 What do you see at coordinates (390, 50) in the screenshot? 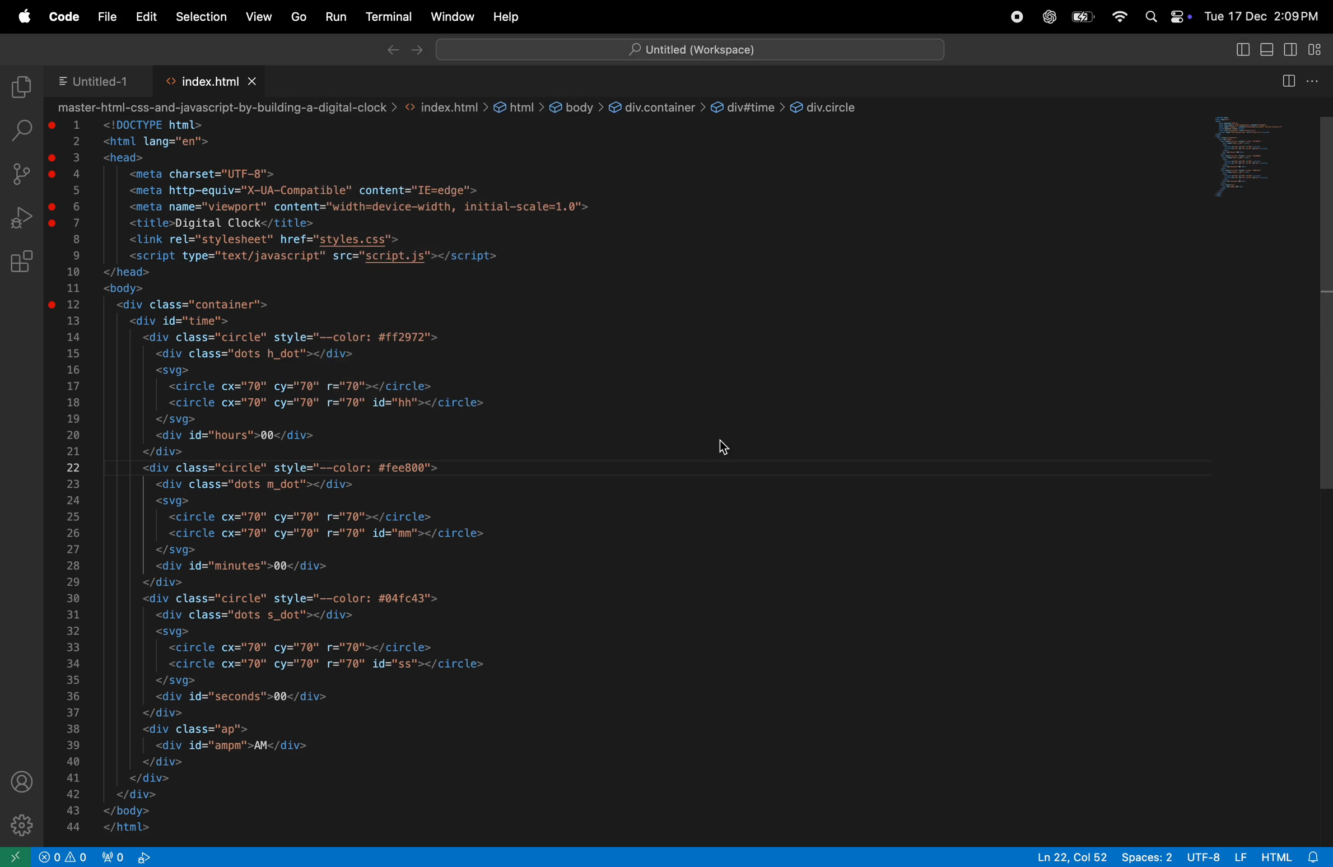
I see `Backward` at bounding box center [390, 50].